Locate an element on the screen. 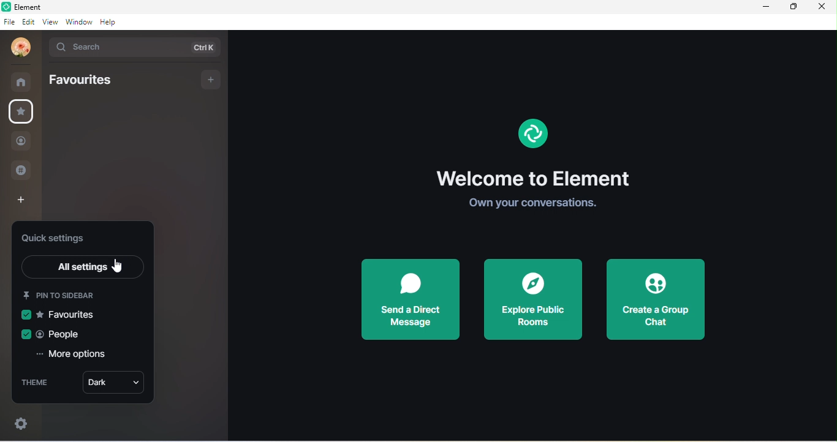  pin to sidebar is located at coordinates (61, 294).